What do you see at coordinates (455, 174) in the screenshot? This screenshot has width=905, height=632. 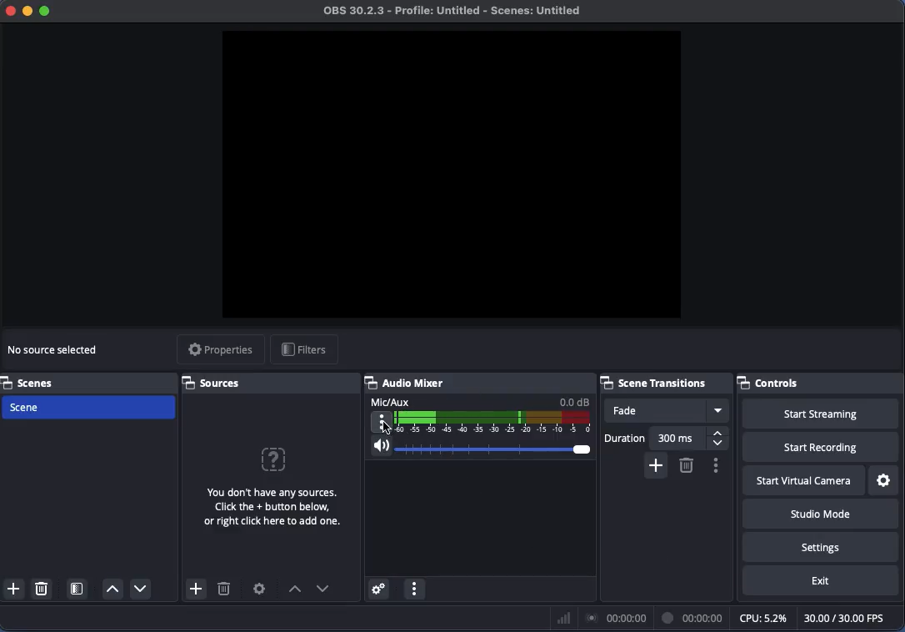 I see `Screen` at bounding box center [455, 174].